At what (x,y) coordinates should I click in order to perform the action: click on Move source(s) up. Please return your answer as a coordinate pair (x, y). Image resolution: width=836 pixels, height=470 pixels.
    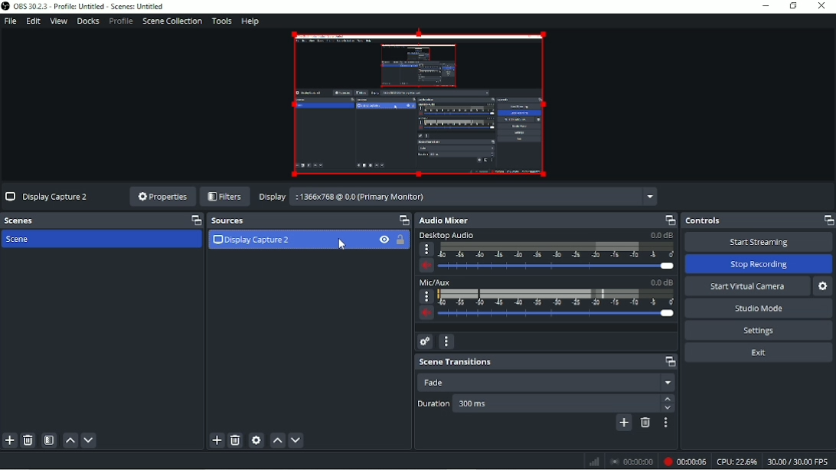
    Looking at the image, I should click on (278, 440).